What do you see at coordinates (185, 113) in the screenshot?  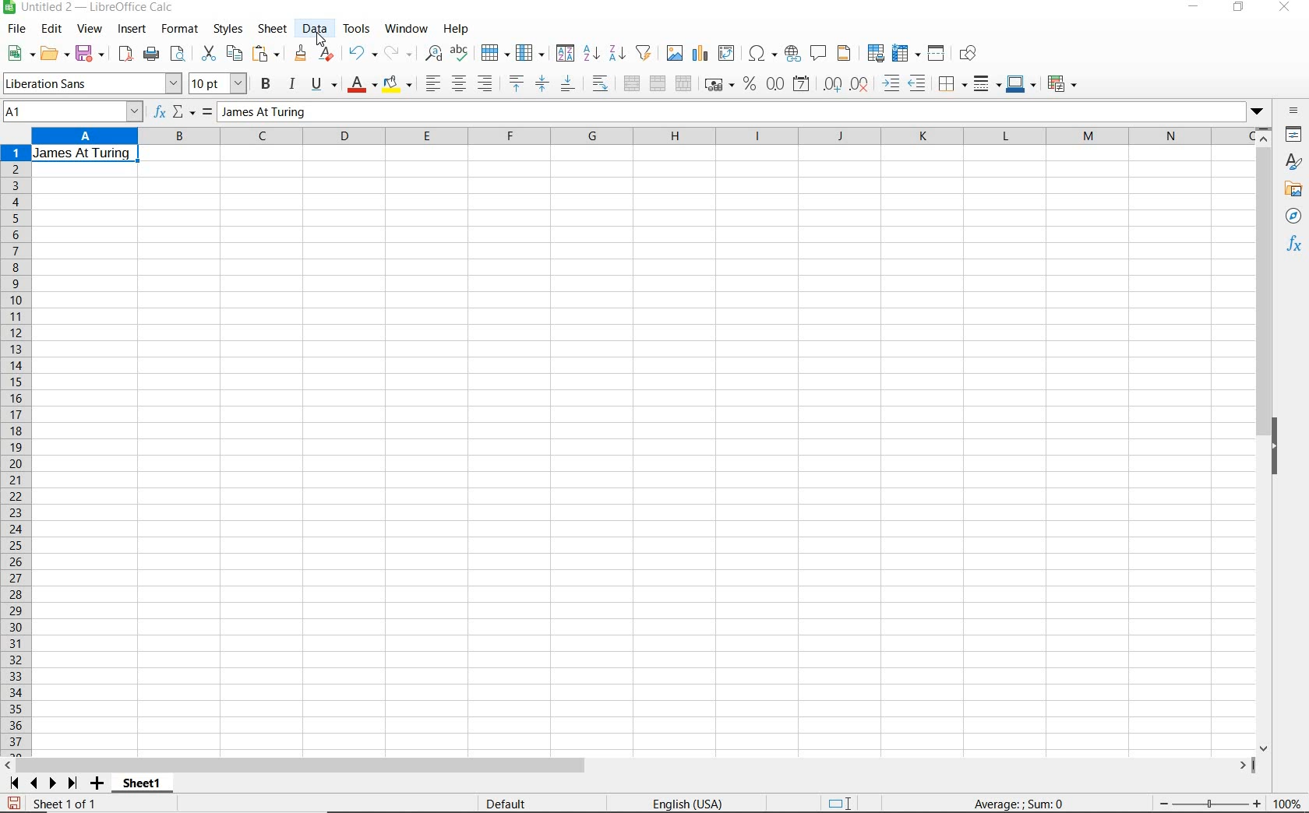 I see `select function` at bounding box center [185, 113].